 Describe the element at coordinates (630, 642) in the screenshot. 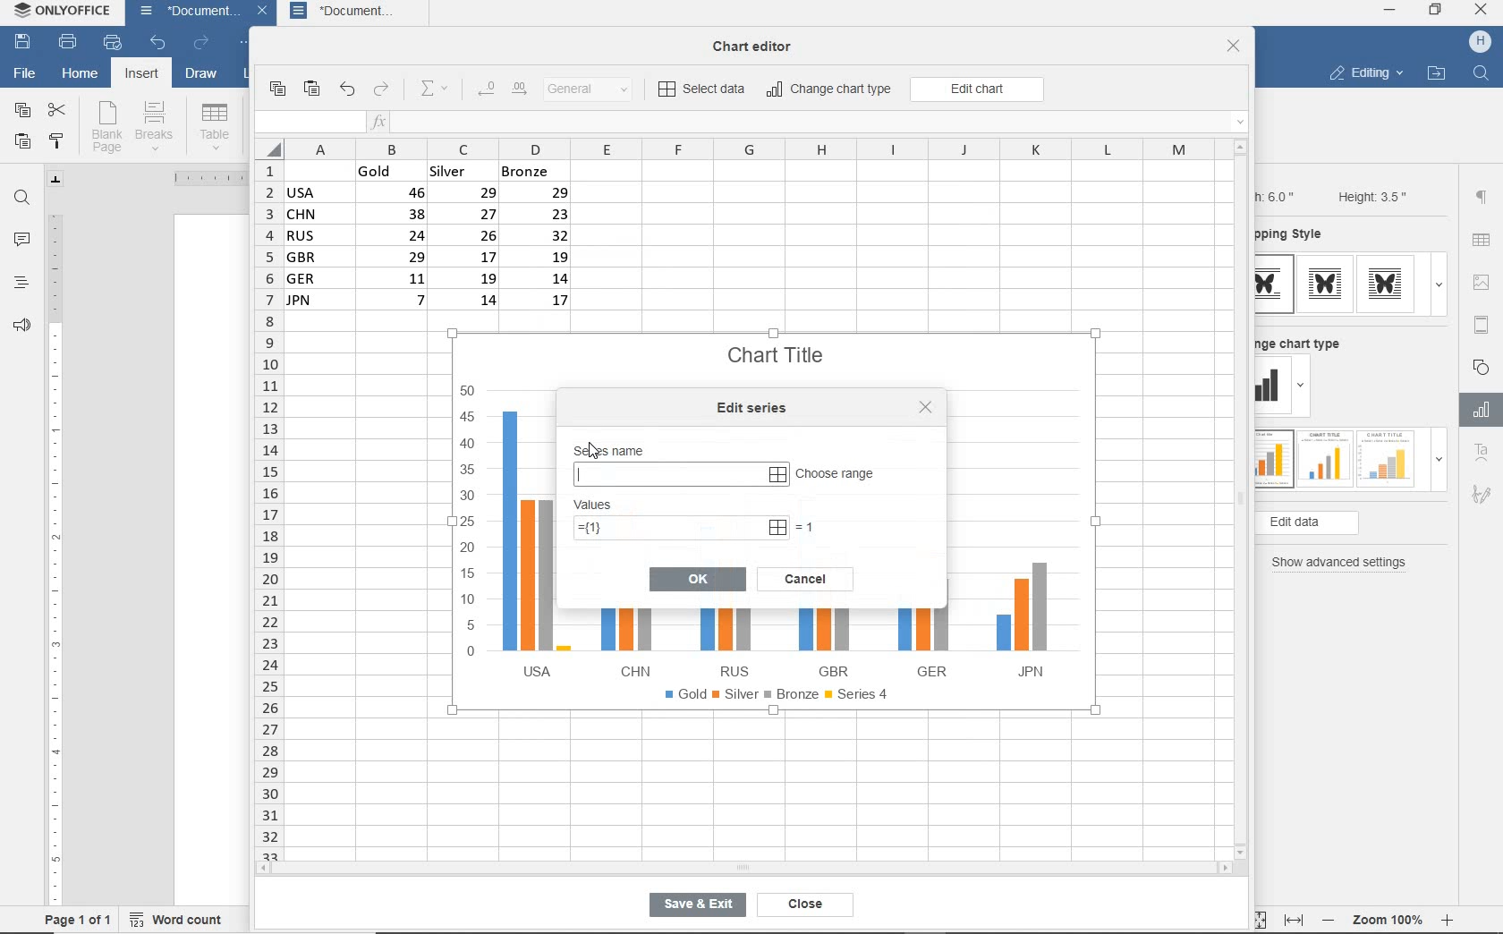

I see `CHN` at that location.